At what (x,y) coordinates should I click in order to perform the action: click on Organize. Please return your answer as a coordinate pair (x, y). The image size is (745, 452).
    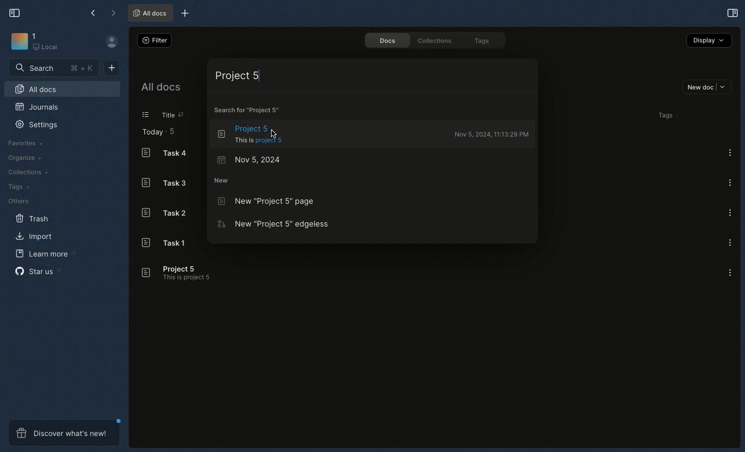
    Looking at the image, I should click on (23, 158).